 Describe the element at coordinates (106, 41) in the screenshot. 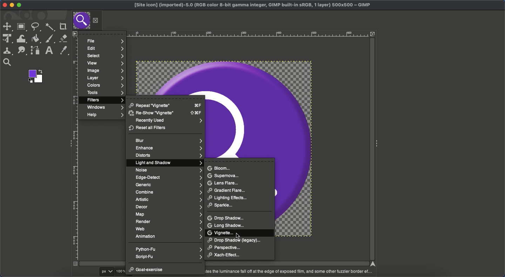

I see `File` at that location.